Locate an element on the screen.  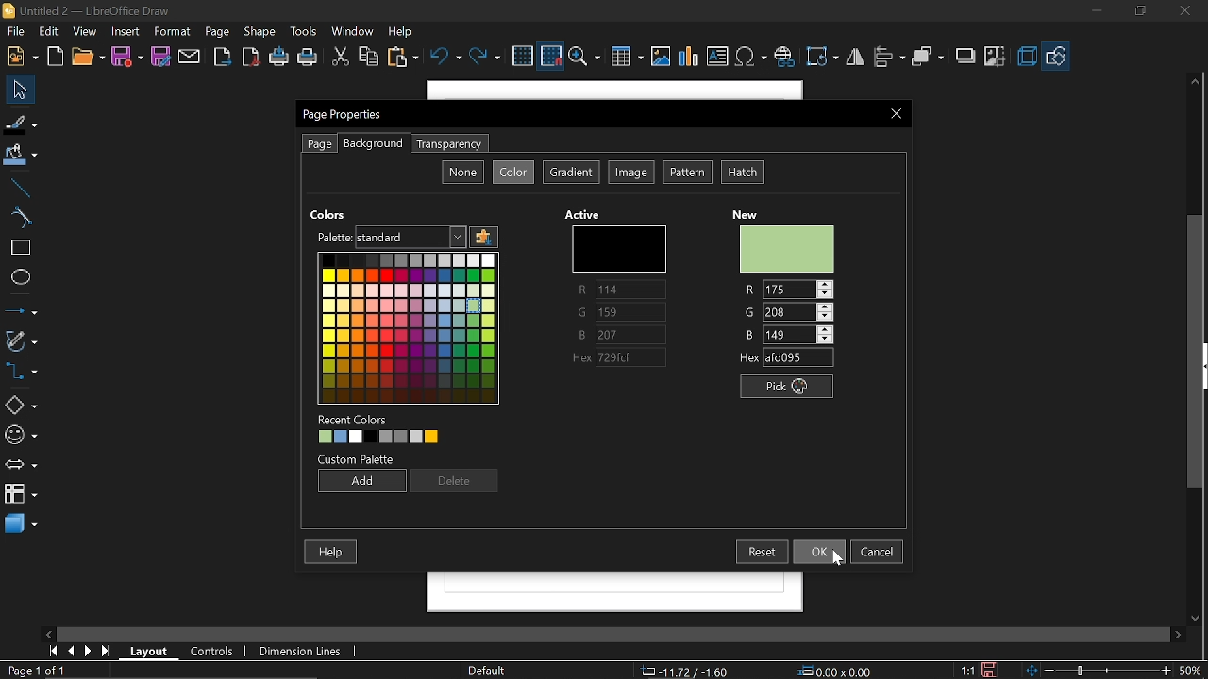
Pattern is located at coordinates (688, 173).